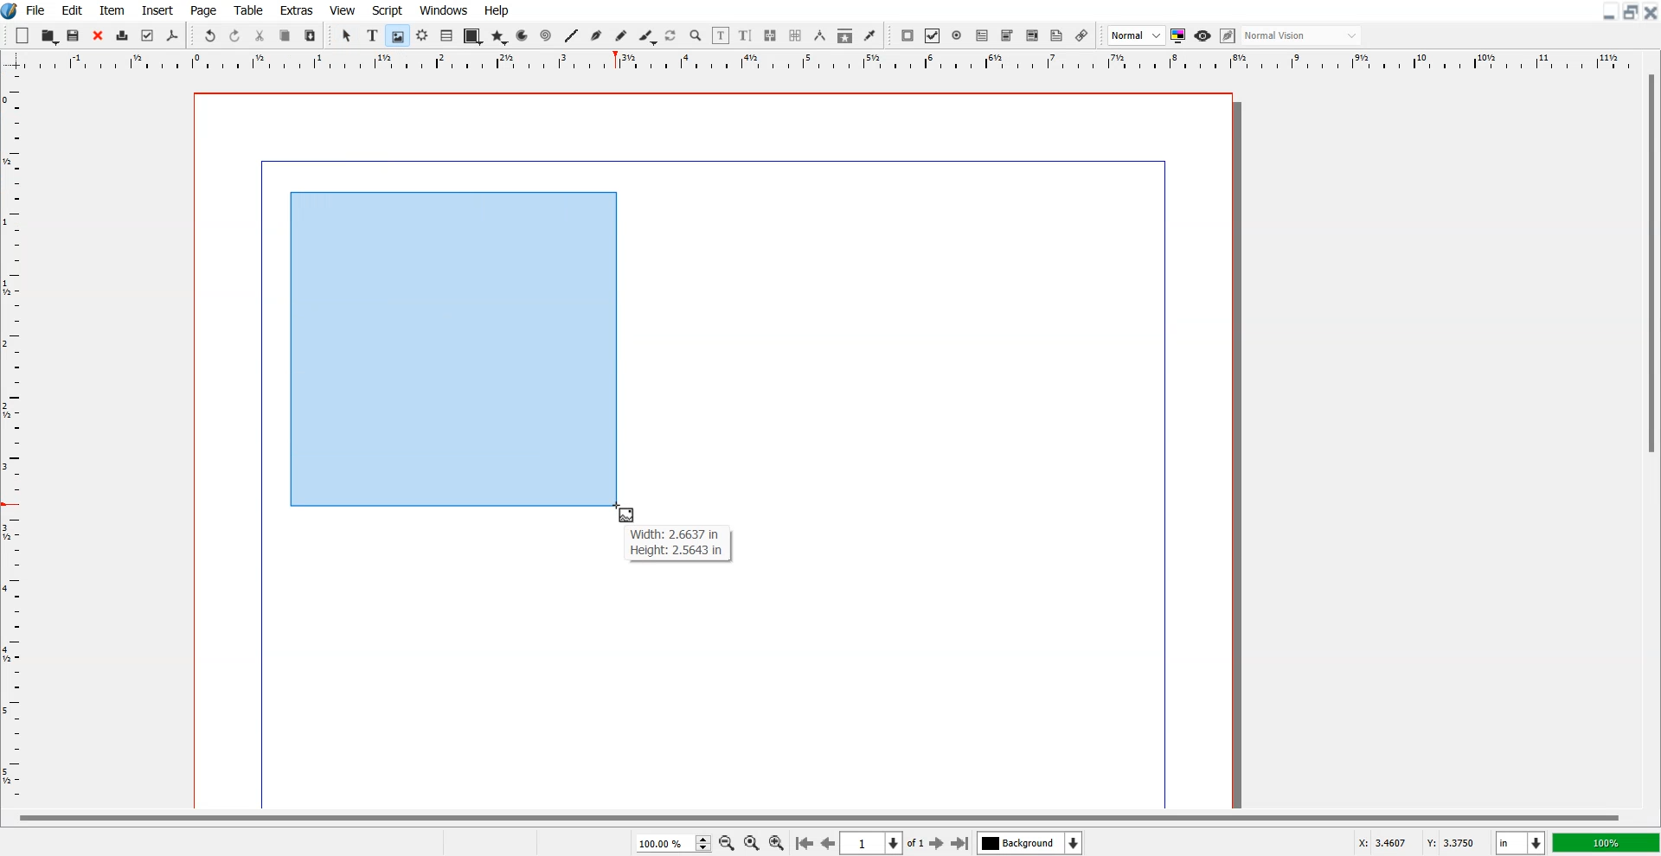 Image resolution: width=1661 pixels, height=856 pixels. What do you see at coordinates (210, 35) in the screenshot?
I see `Undo` at bounding box center [210, 35].